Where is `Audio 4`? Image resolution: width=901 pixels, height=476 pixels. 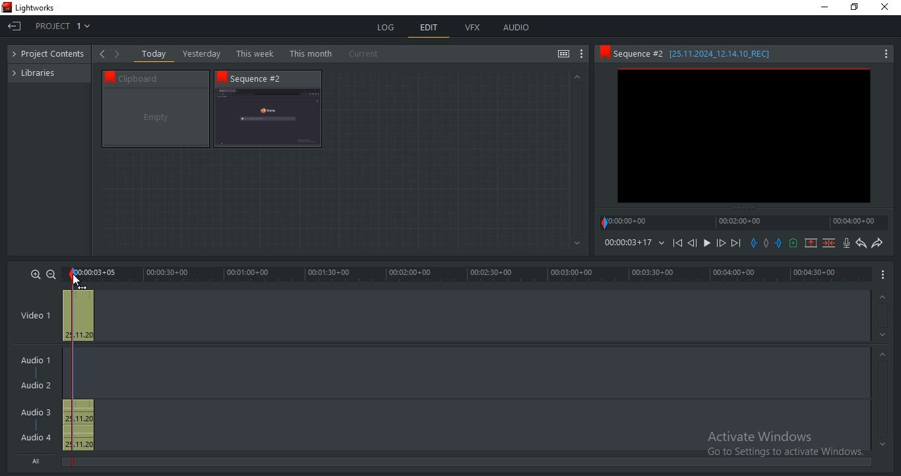
Audio 4 is located at coordinates (36, 436).